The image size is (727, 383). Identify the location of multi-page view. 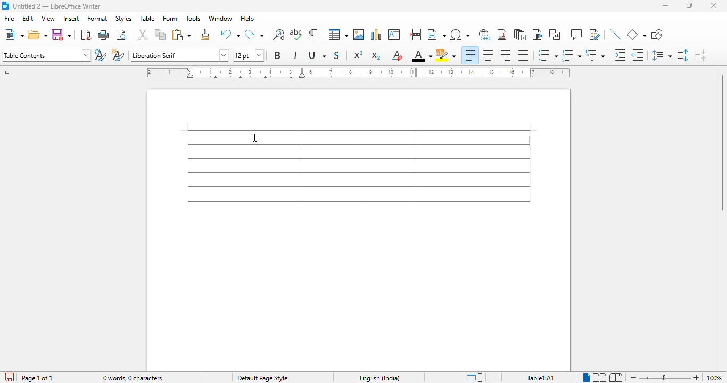
(600, 378).